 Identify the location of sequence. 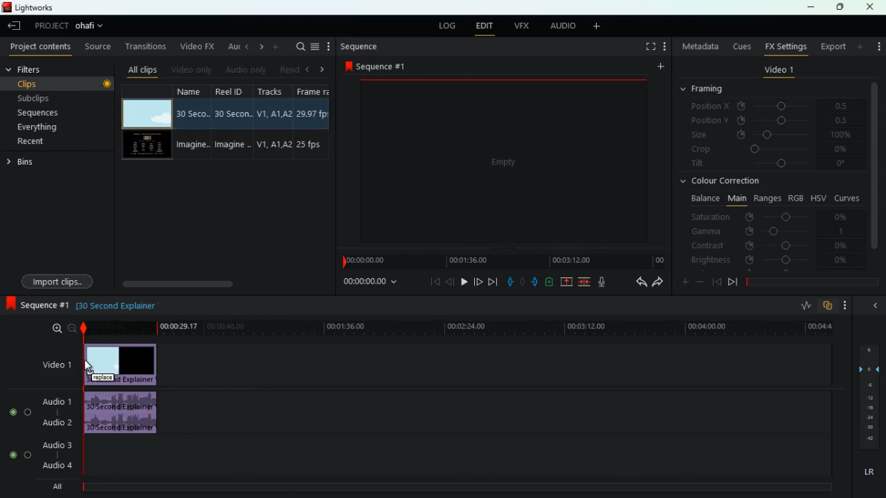
(379, 66).